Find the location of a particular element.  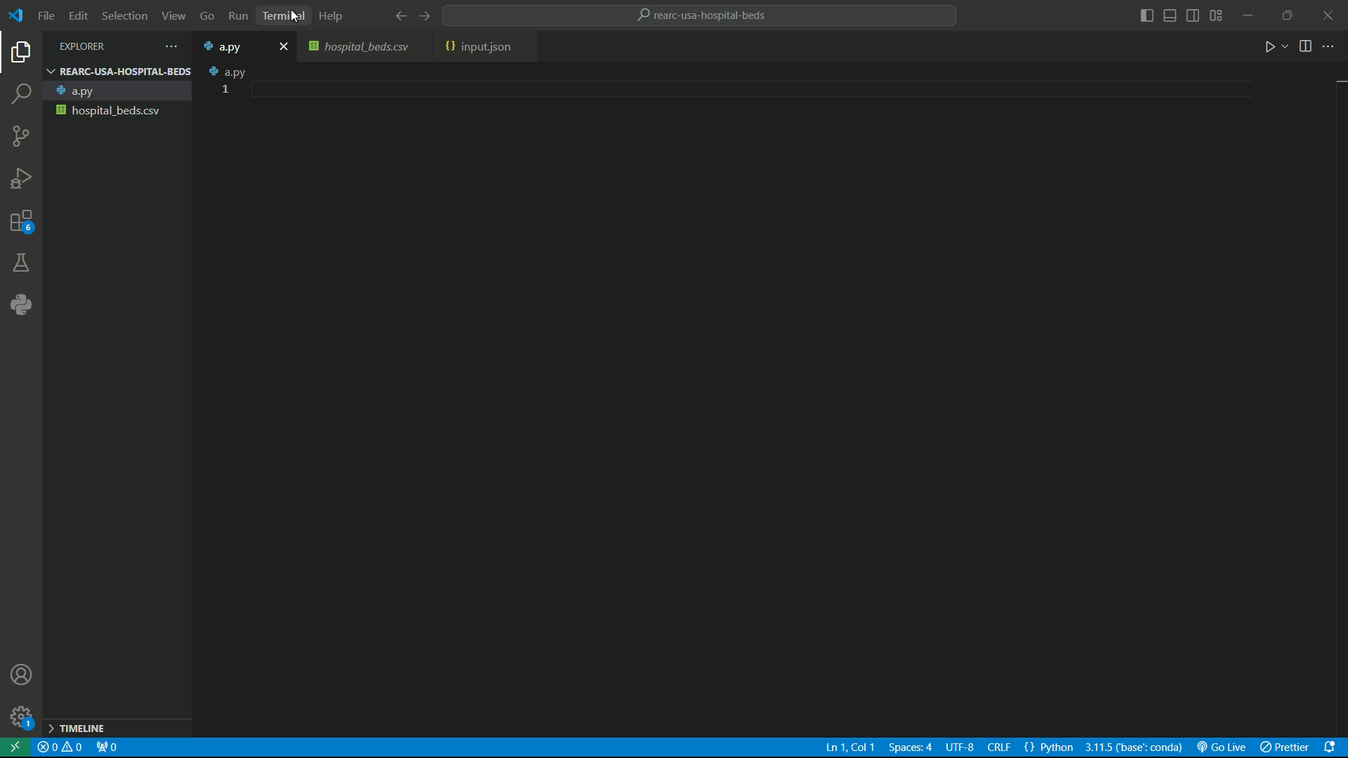

go back is located at coordinates (399, 17).